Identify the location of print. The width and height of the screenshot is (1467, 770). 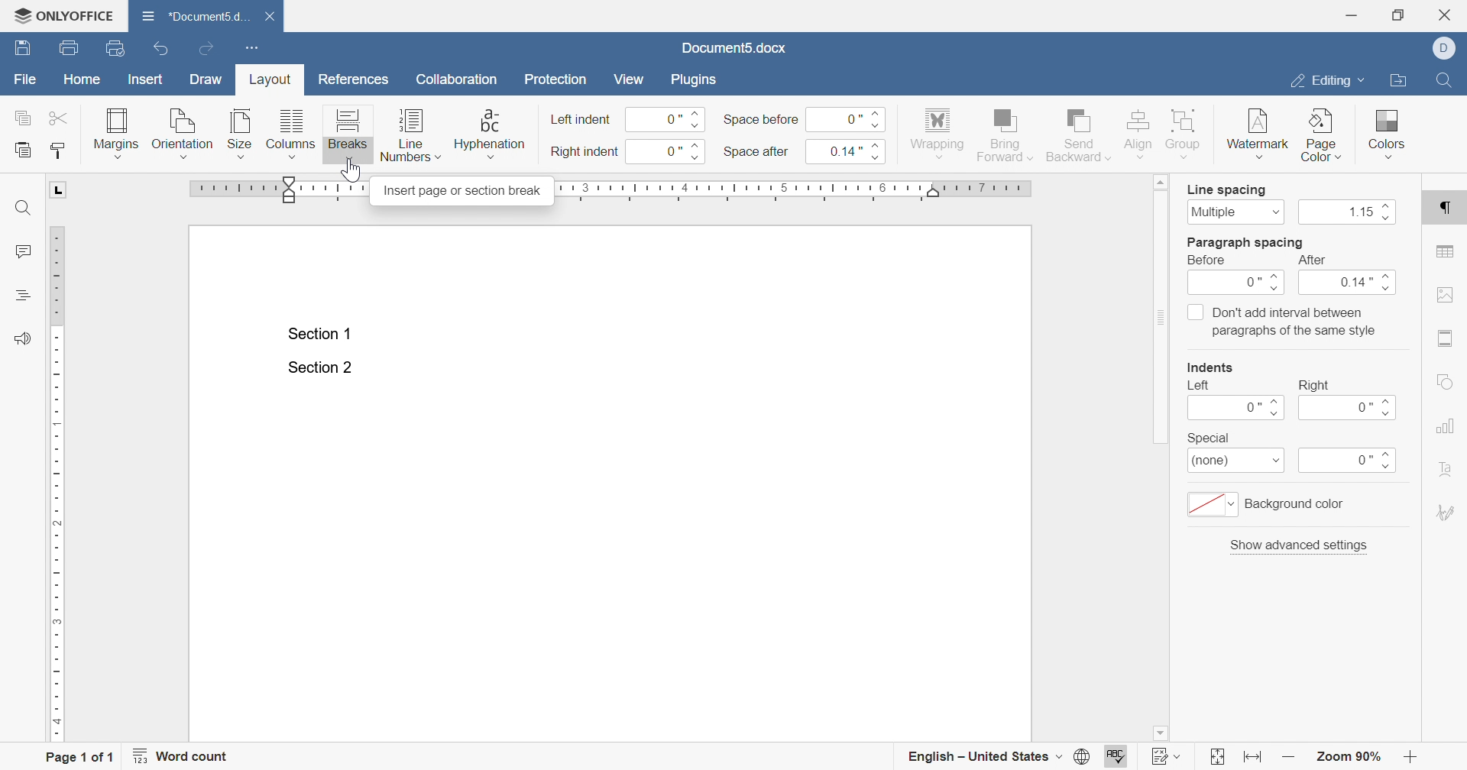
(73, 48).